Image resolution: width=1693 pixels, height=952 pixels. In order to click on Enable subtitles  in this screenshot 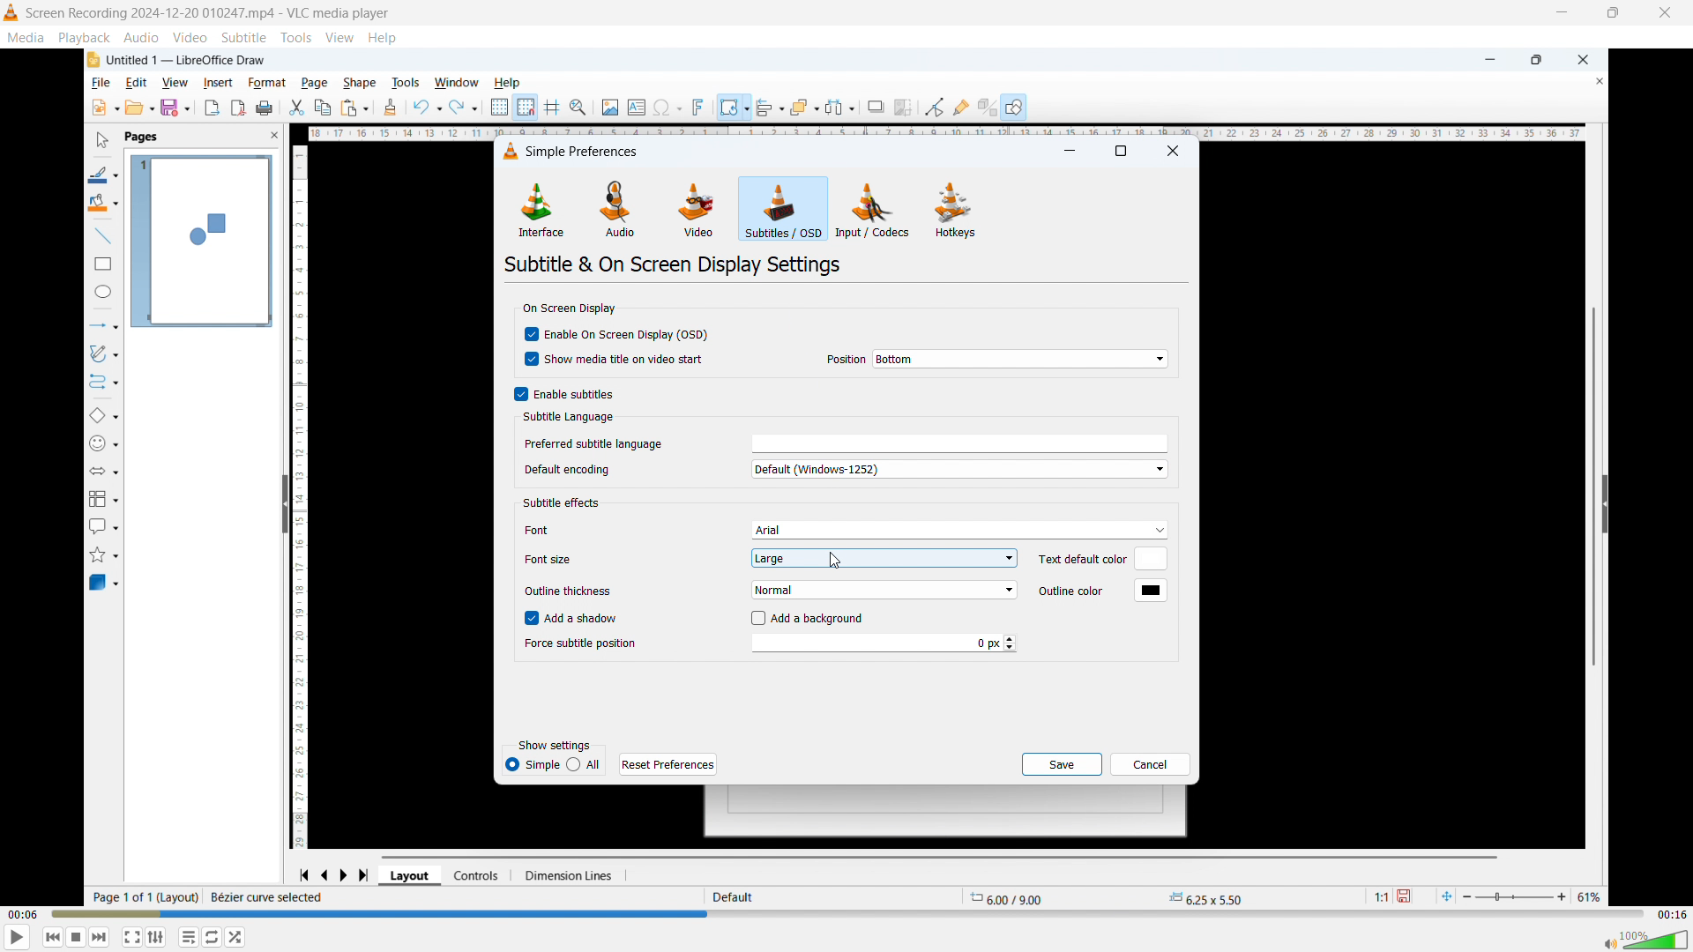, I will do `click(564, 393)`.